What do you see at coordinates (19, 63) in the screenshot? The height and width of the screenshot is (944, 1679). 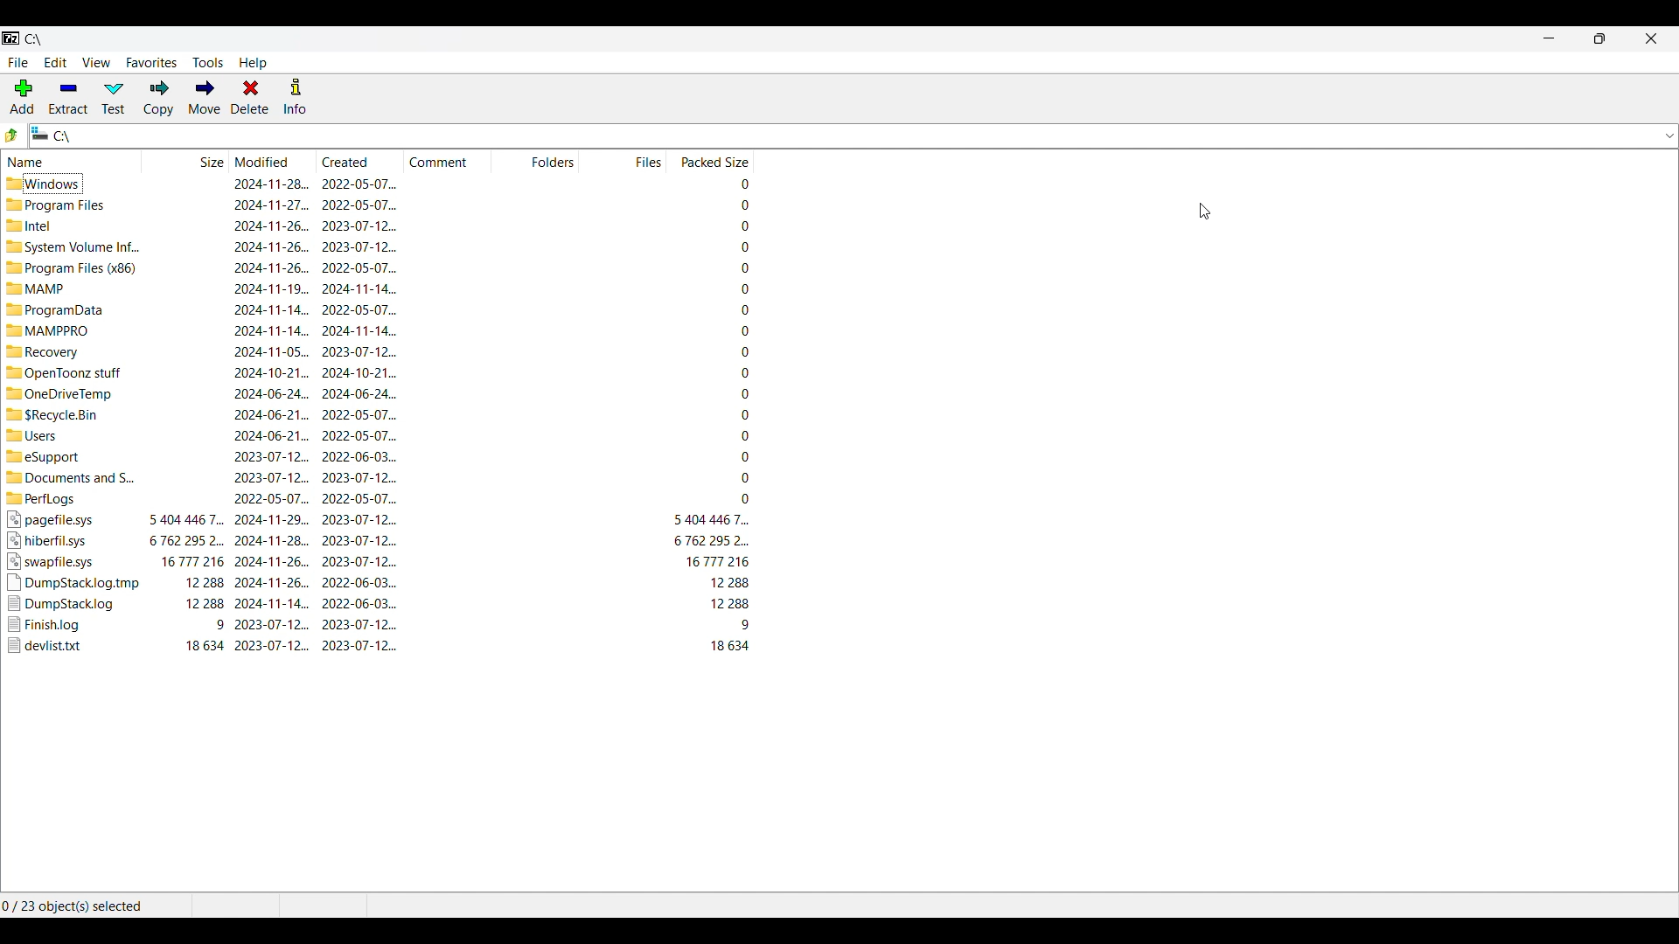 I see `File menu` at bounding box center [19, 63].